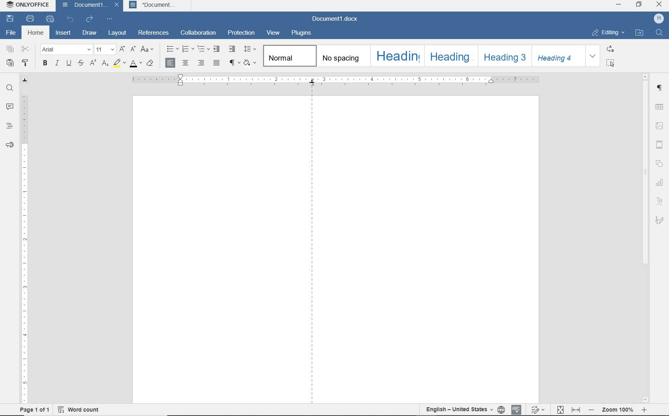 The height and width of the screenshot is (416, 669). What do you see at coordinates (199, 33) in the screenshot?
I see `COLLABORATION` at bounding box center [199, 33].